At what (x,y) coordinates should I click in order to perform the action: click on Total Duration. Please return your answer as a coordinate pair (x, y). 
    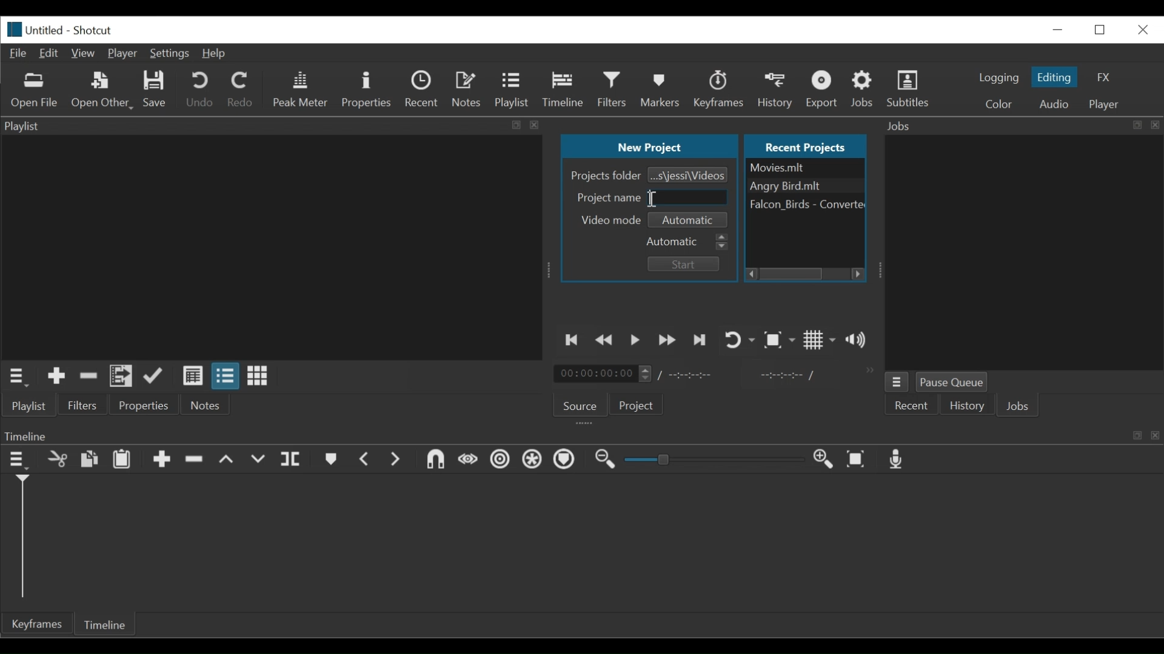
    Looking at the image, I should click on (691, 375).